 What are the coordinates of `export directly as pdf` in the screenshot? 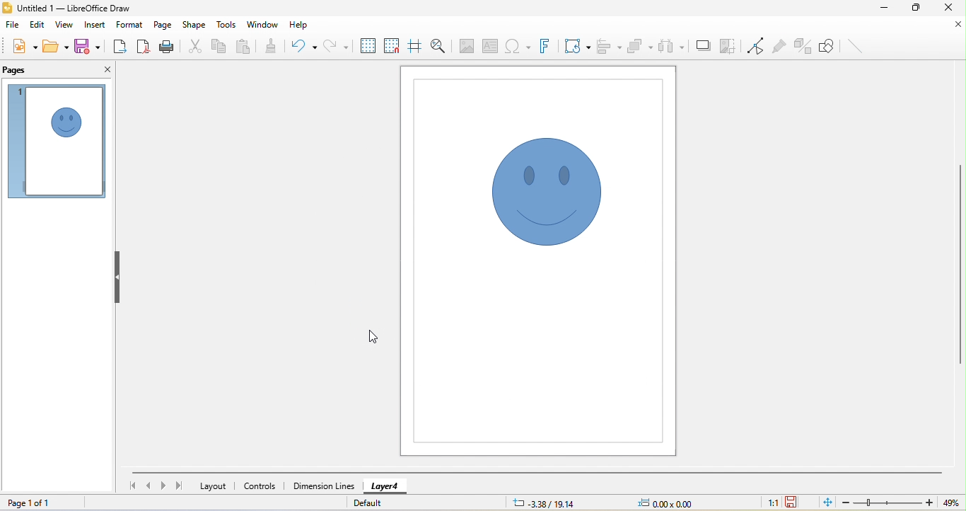 It's located at (144, 45).